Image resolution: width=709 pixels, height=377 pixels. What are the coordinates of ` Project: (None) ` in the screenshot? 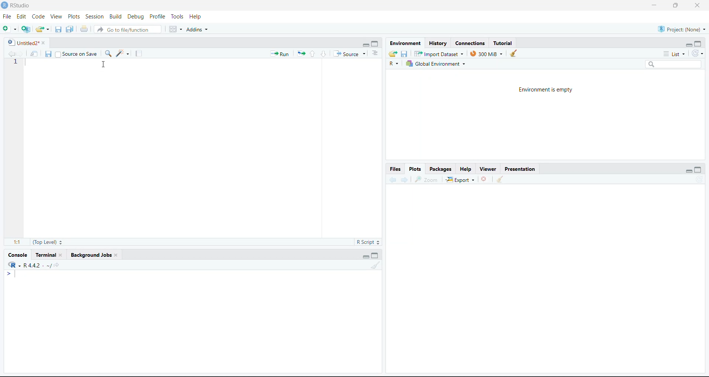 It's located at (681, 28).